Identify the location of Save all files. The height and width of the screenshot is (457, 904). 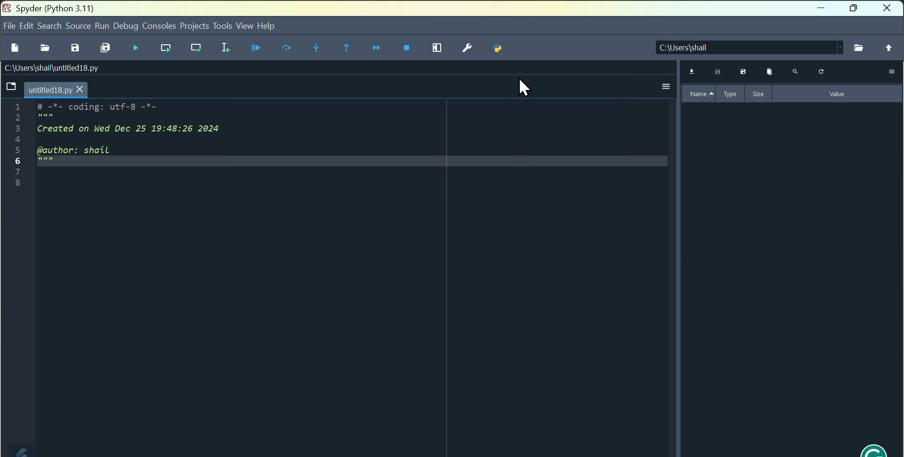
(106, 48).